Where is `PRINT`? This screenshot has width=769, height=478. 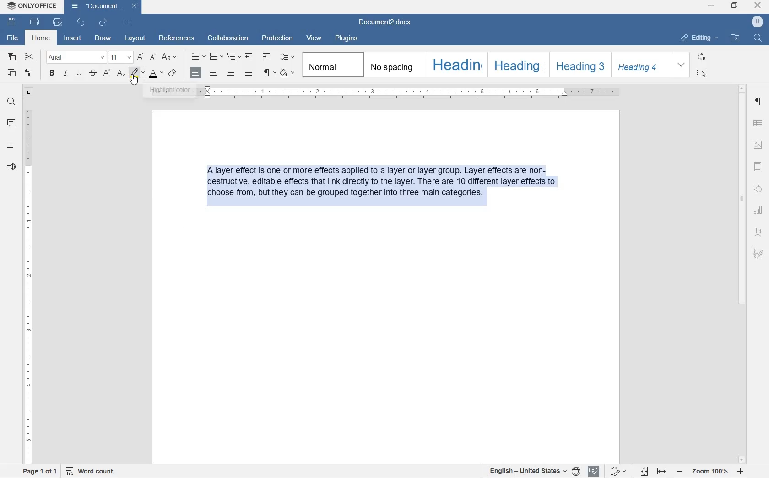
PRINT is located at coordinates (34, 22).